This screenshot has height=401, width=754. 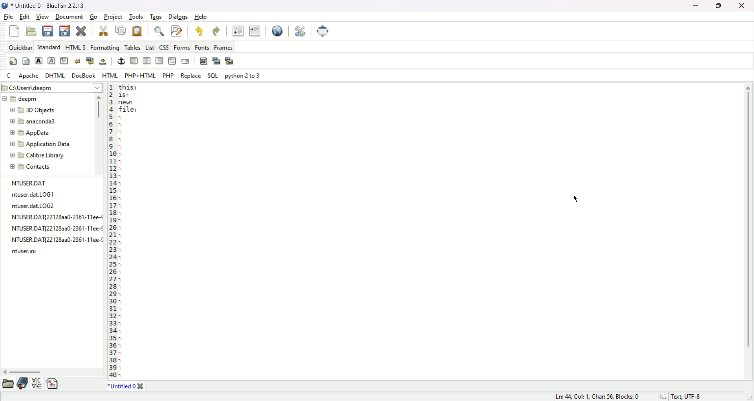 I want to click on forms, so click(x=180, y=48).